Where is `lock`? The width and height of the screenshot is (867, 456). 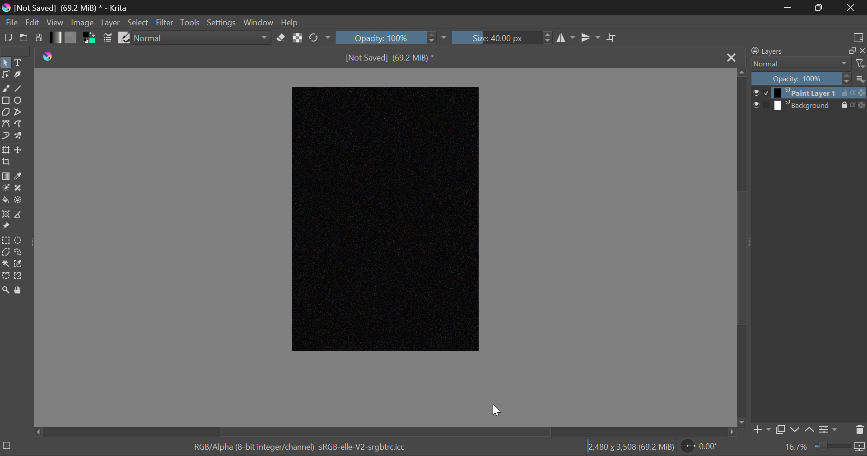 lock is located at coordinates (839, 105).